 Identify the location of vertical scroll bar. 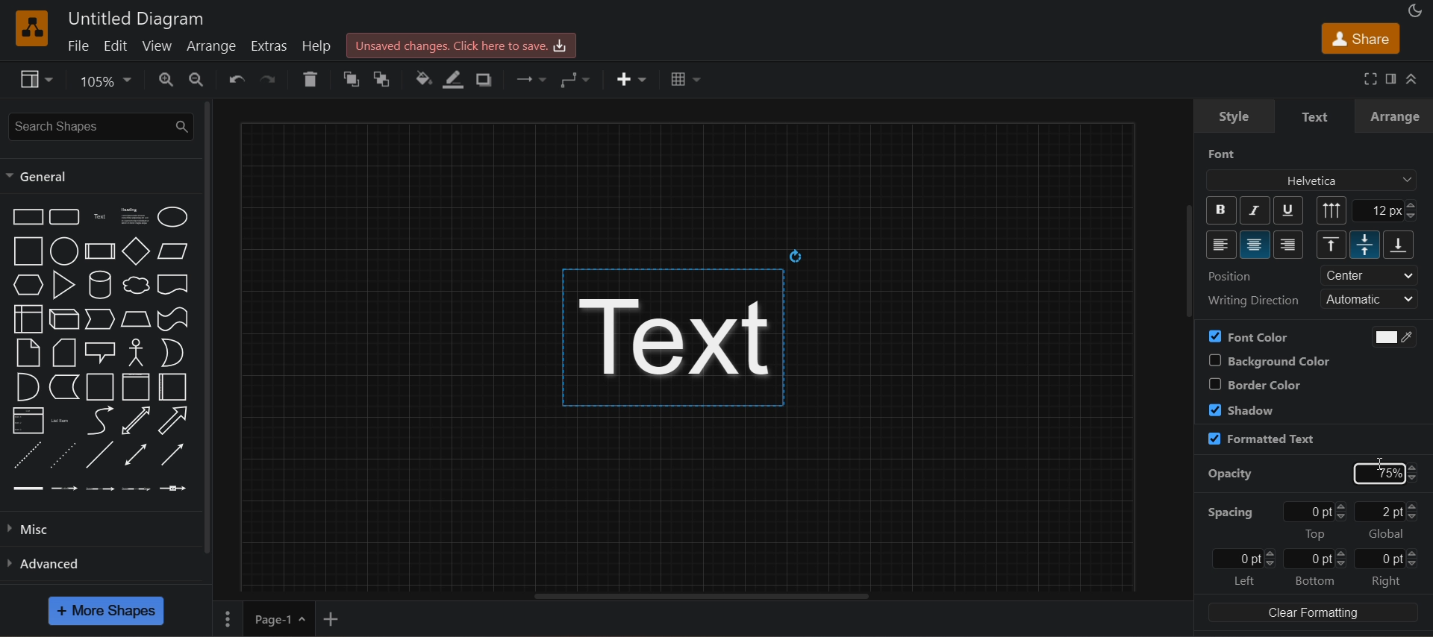
(207, 327).